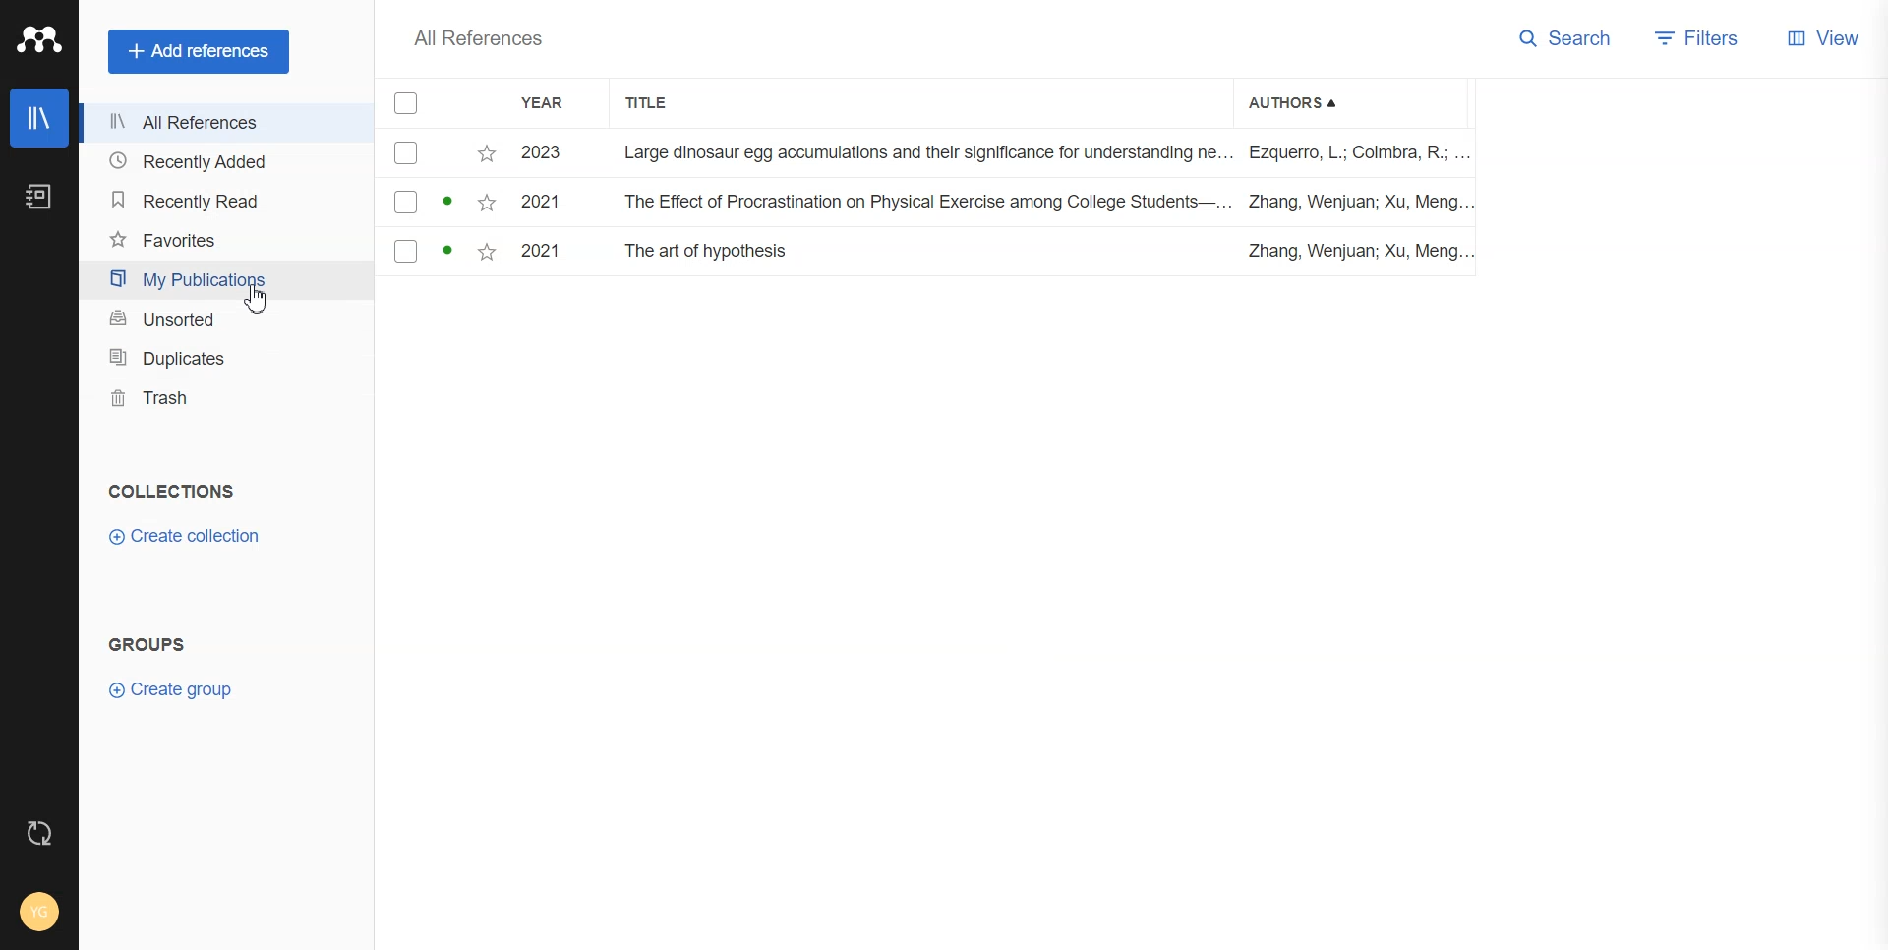 Image resolution: width=1888 pixels, height=950 pixels. I want to click on Favorites, so click(484, 253).